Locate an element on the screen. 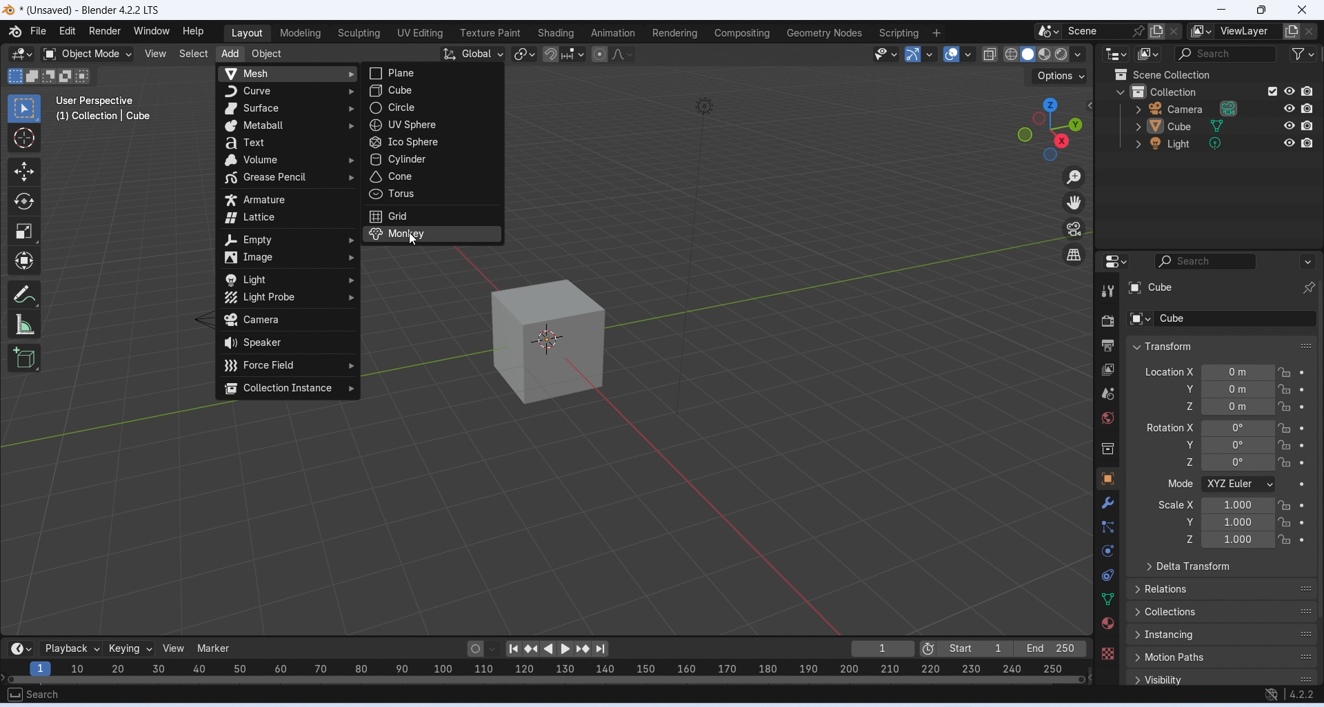 The width and height of the screenshot is (1324, 707). Object is located at coordinates (266, 54).